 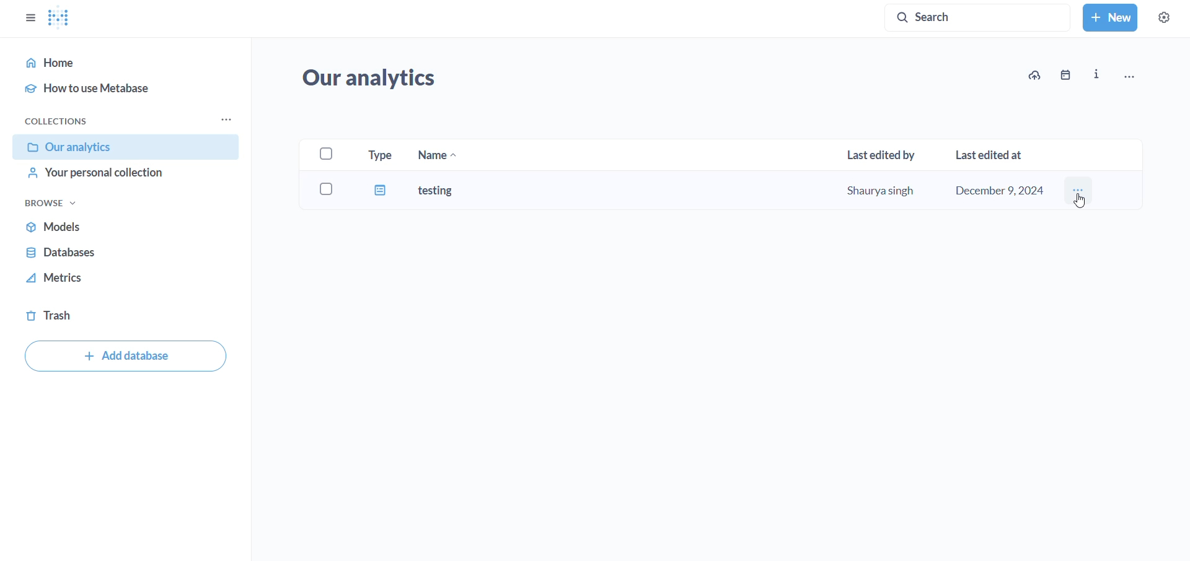 What do you see at coordinates (328, 152) in the screenshot?
I see `select checkbox` at bounding box center [328, 152].